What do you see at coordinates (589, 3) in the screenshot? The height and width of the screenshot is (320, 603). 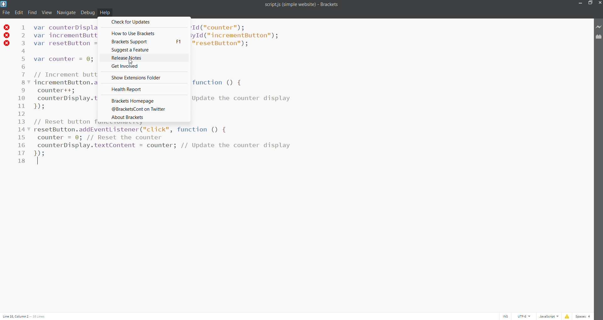 I see `maximize/restore` at bounding box center [589, 3].